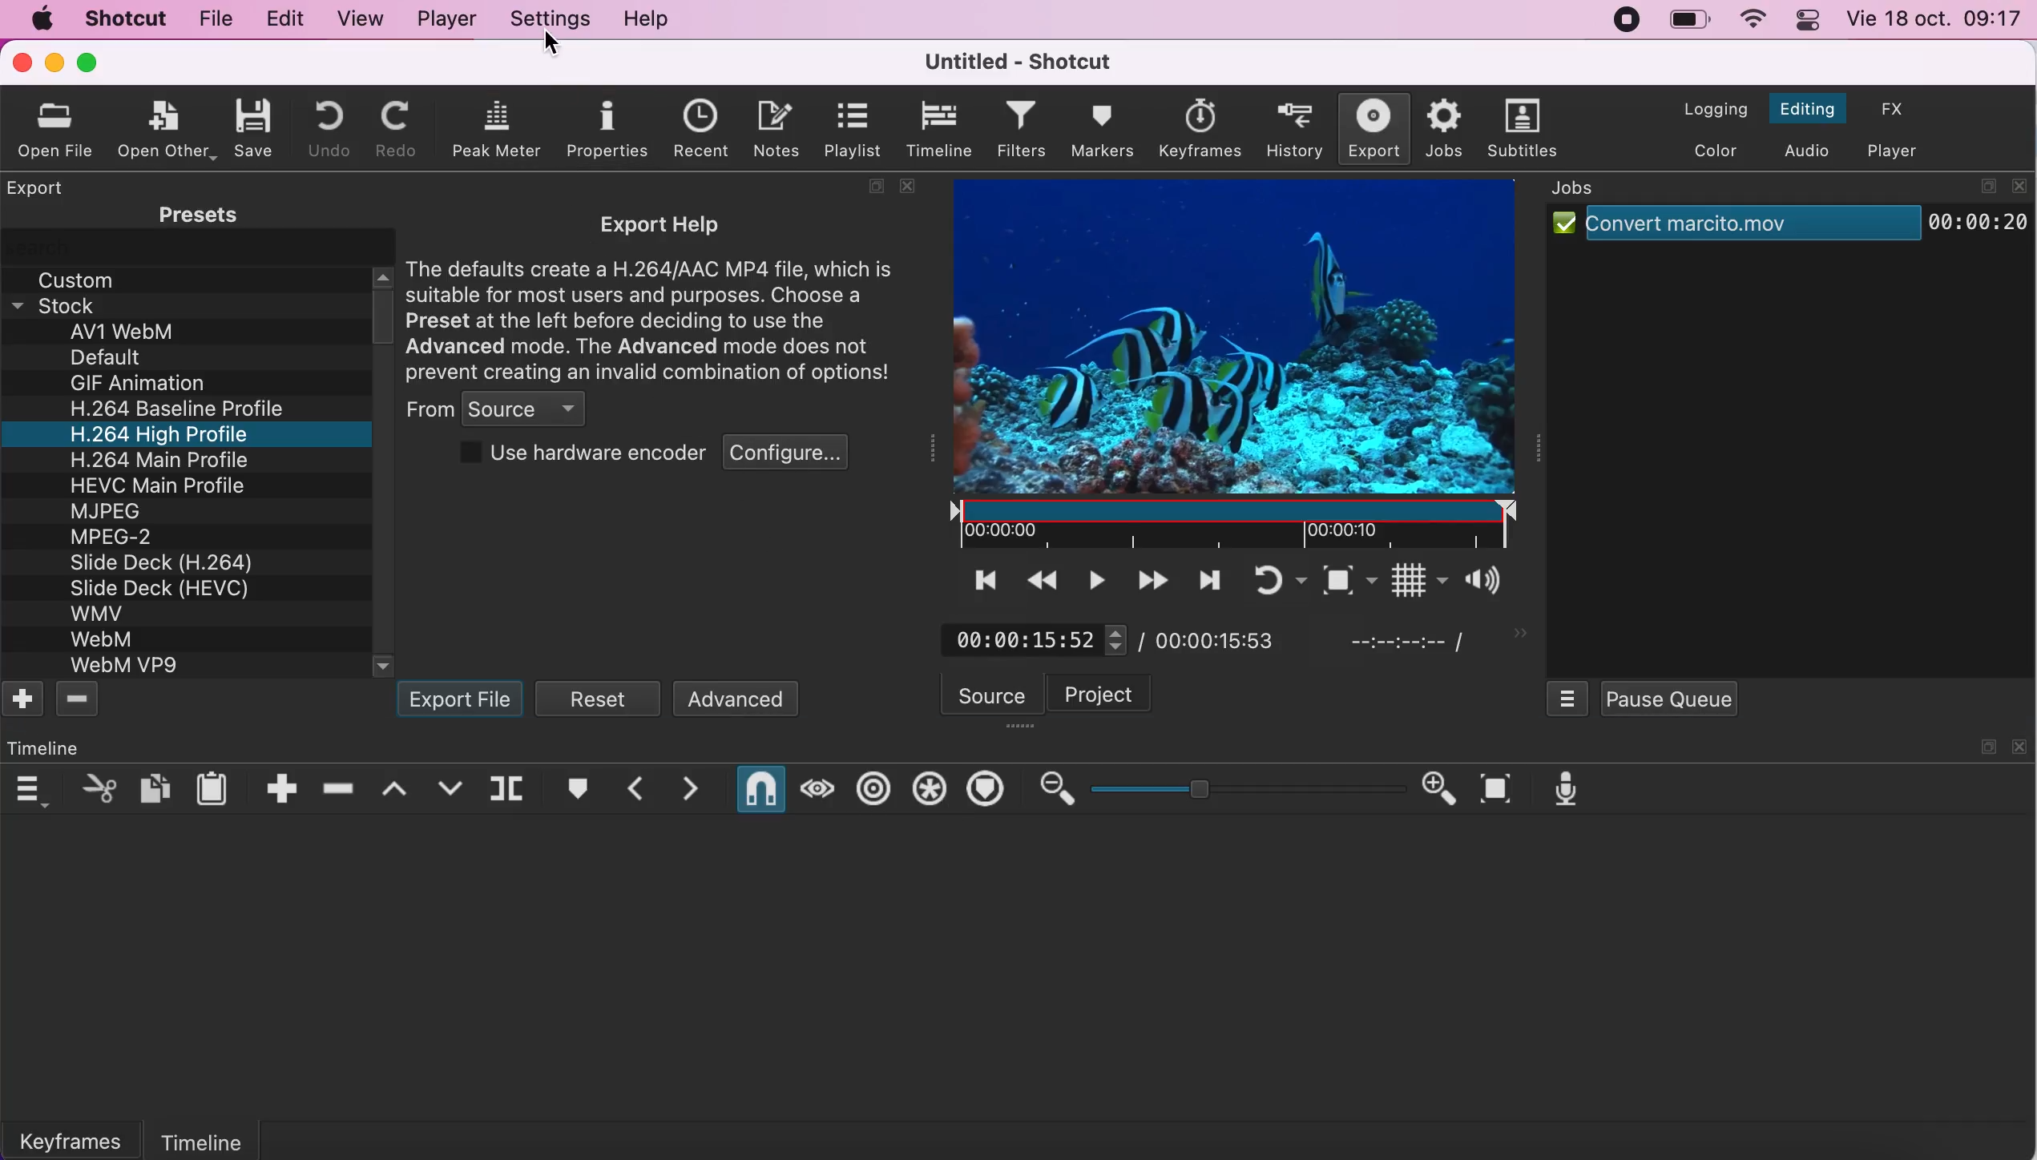 The width and height of the screenshot is (2037, 1160). Describe the element at coordinates (47, 747) in the screenshot. I see `time line panel` at that location.